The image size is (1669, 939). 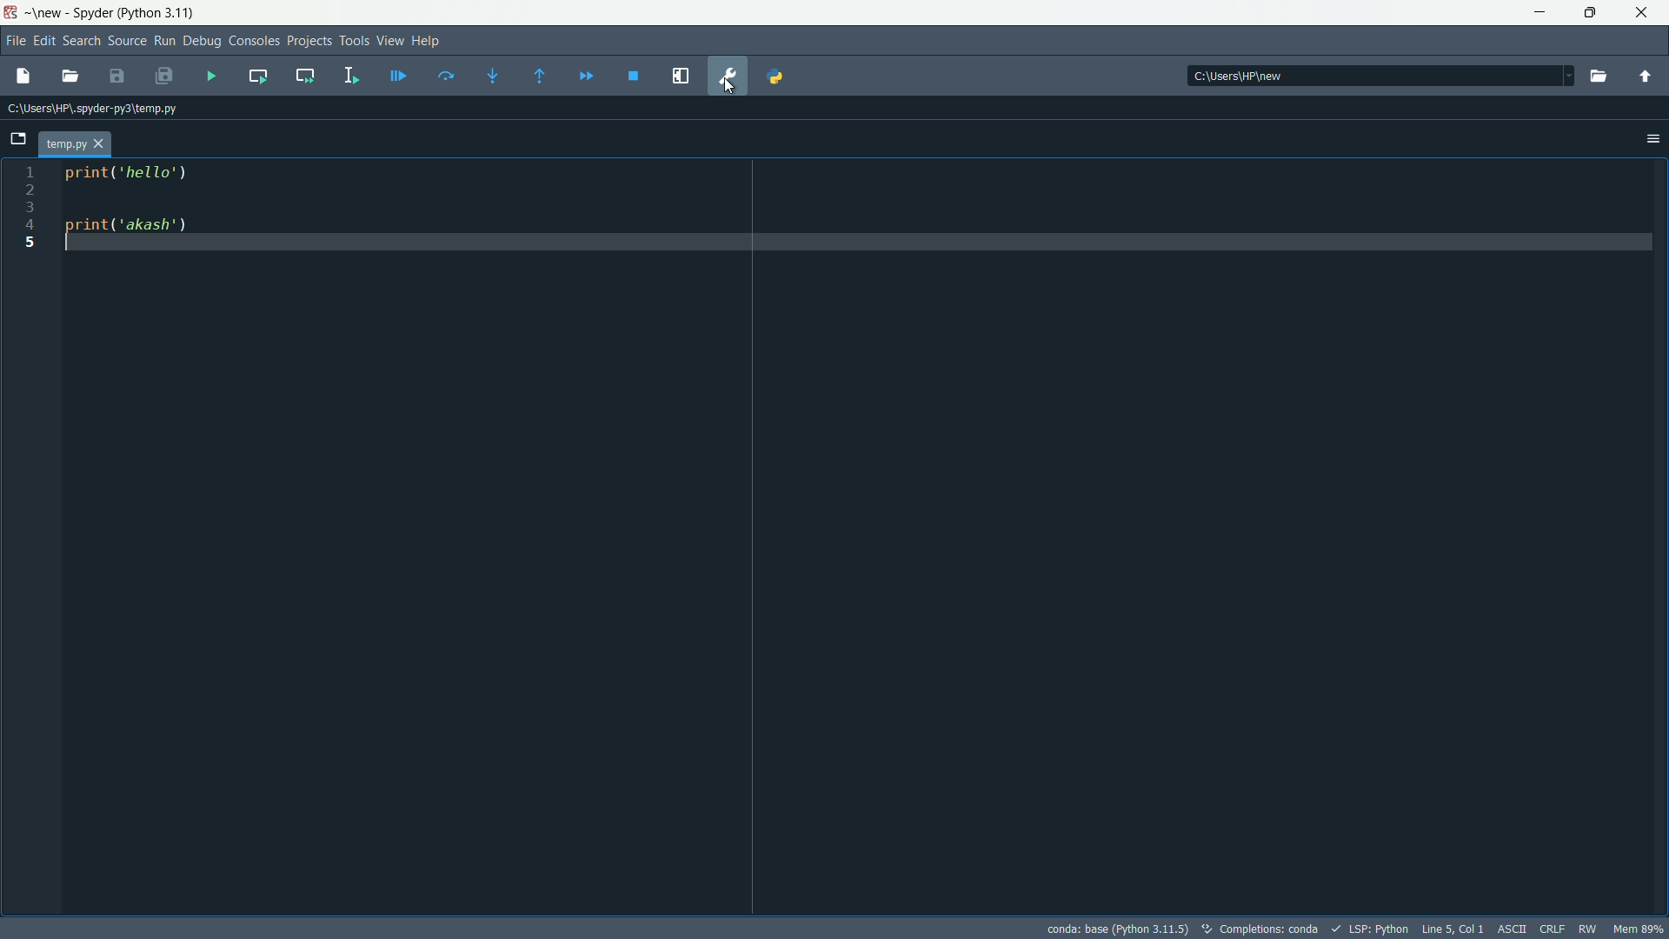 What do you see at coordinates (1564, 76) in the screenshot?
I see `More items` at bounding box center [1564, 76].